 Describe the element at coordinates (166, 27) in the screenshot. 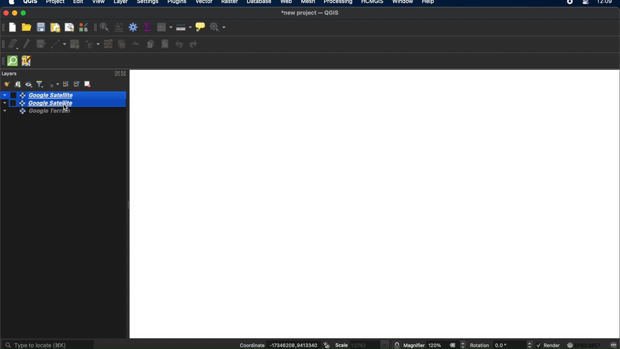

I see `open attribute table` at that location.